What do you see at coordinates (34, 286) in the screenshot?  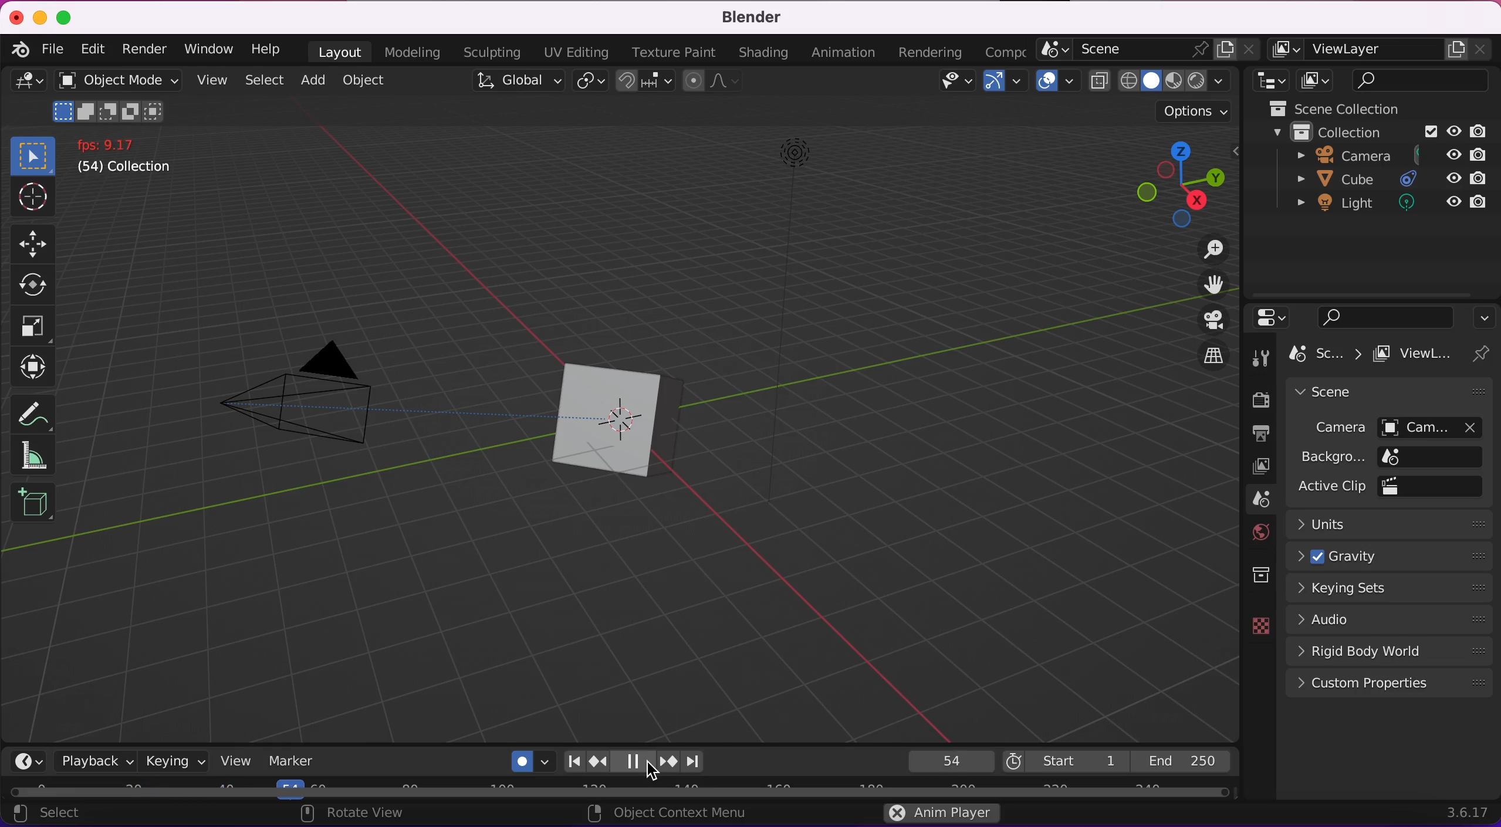 I see `rotate` at bounding box center [34, 286].